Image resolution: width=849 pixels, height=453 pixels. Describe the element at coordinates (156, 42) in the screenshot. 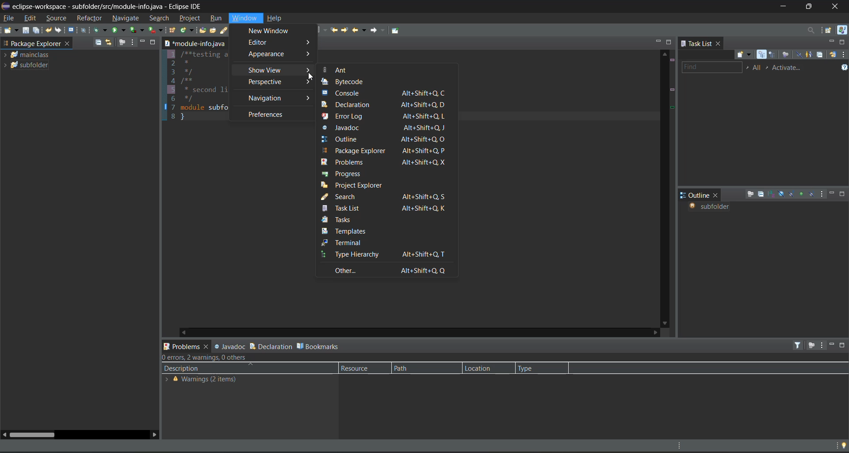

I see `maximize` at that location.